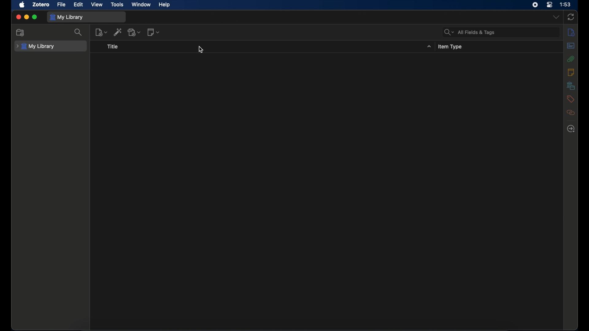  Describe the element at coordinates (571, 45) in the screenshot. I see `abstract` at that location.